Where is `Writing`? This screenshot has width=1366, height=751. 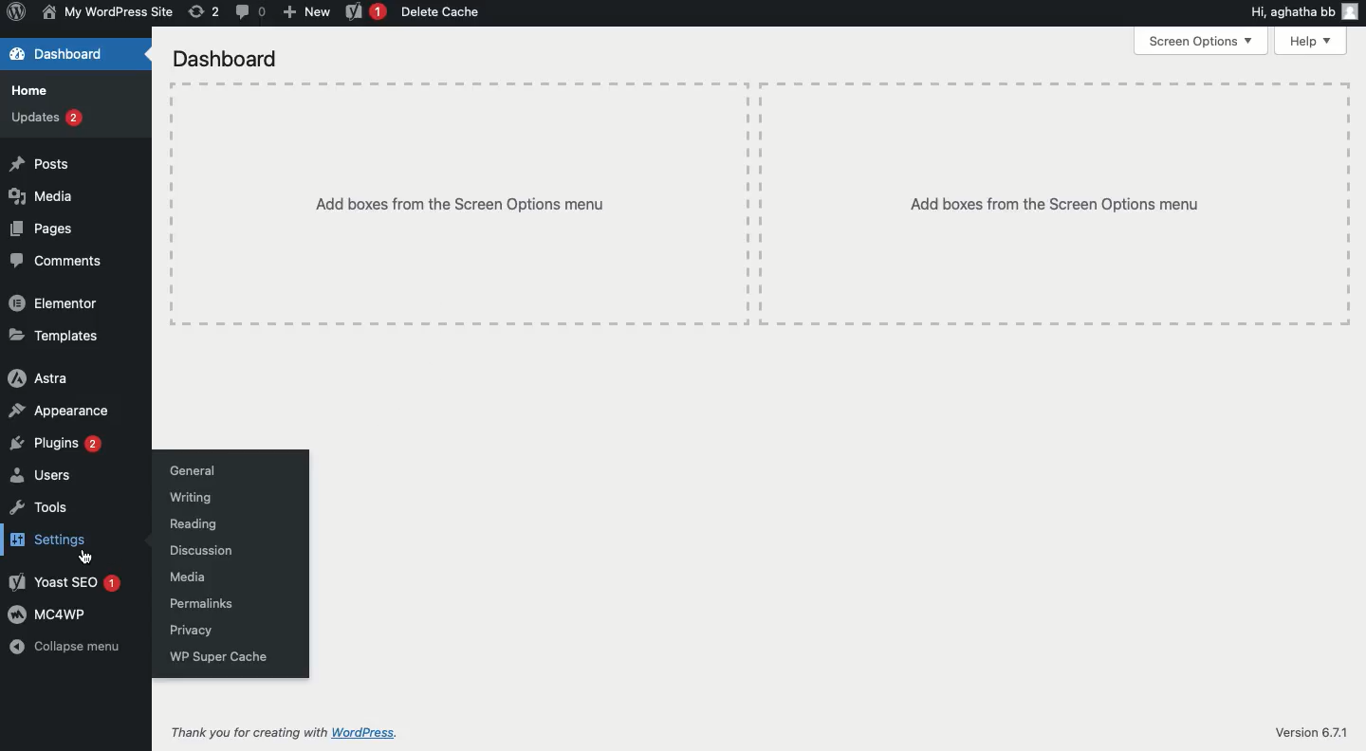
Writing is located at coordinates (194, 497).